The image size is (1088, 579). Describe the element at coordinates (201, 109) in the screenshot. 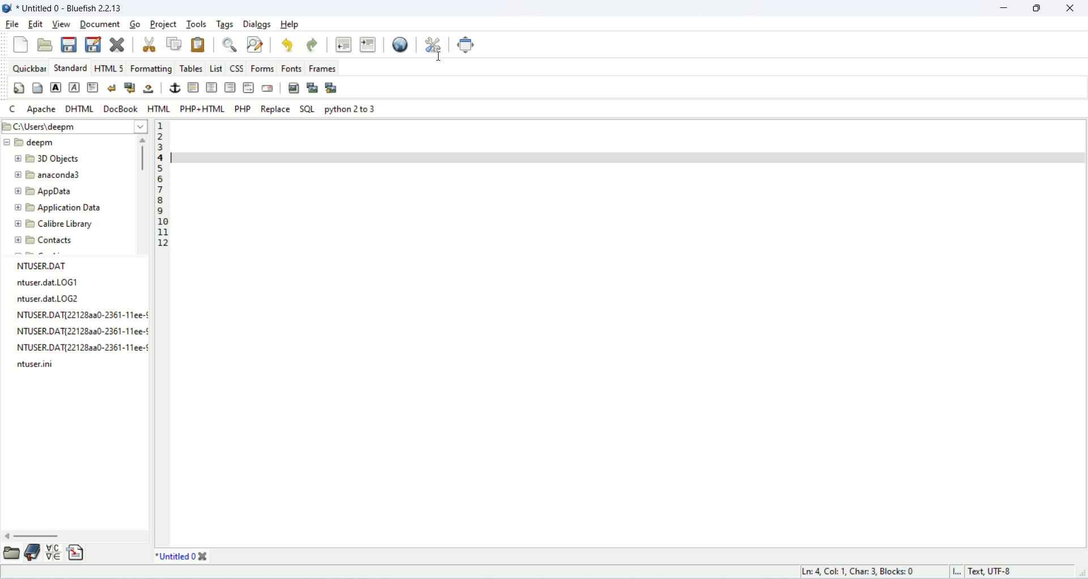

I see `PHP+HTML/////` at that location.